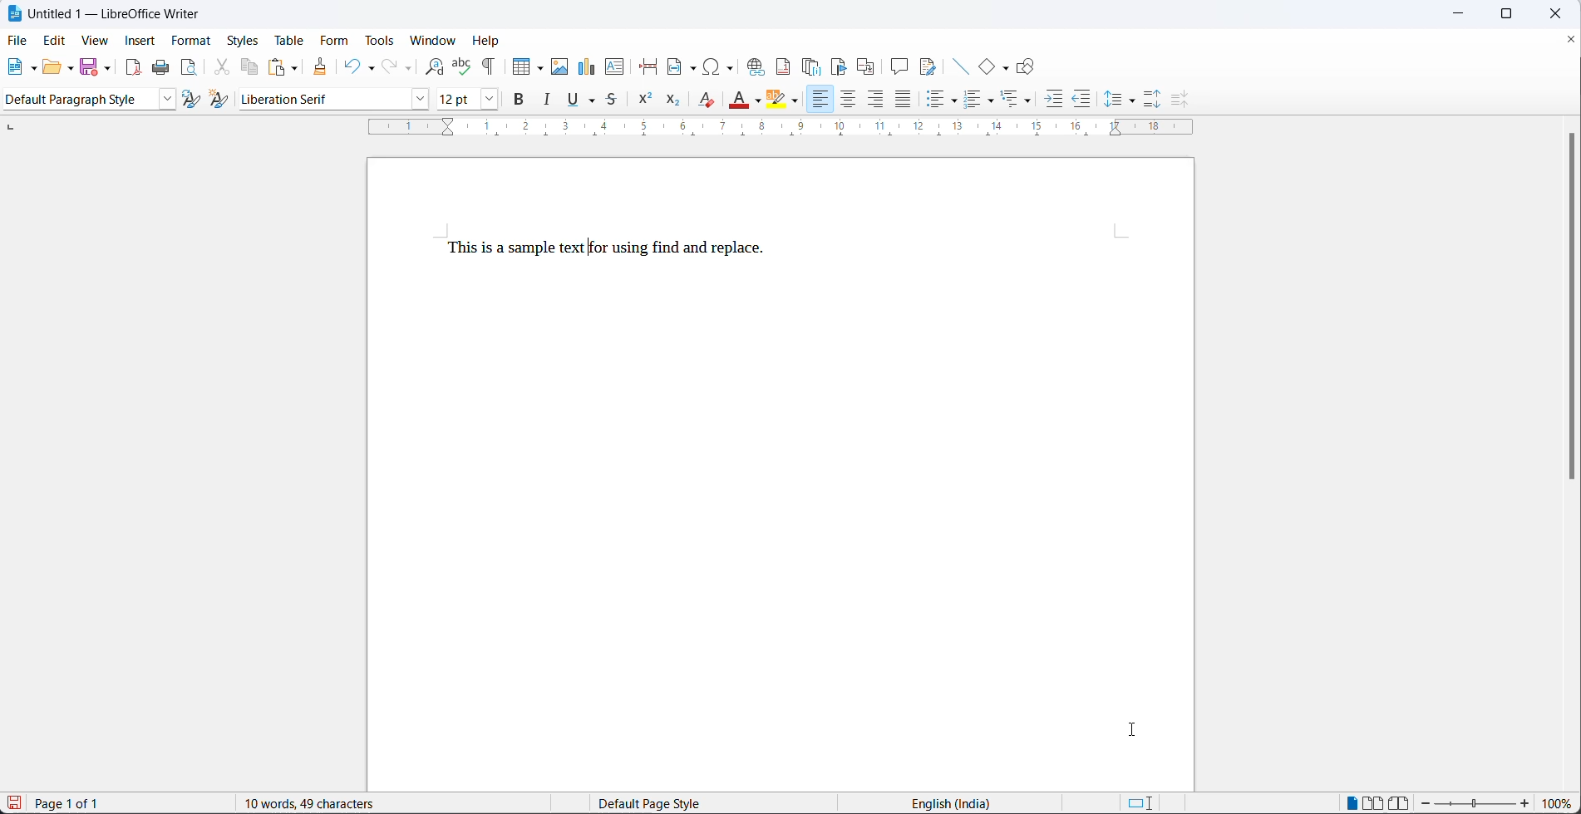 This screenshot has height=814, width=1581. Describe the element at coordinates (493, 61) in the screenshot. I see `toggle formatting marks` at that location.